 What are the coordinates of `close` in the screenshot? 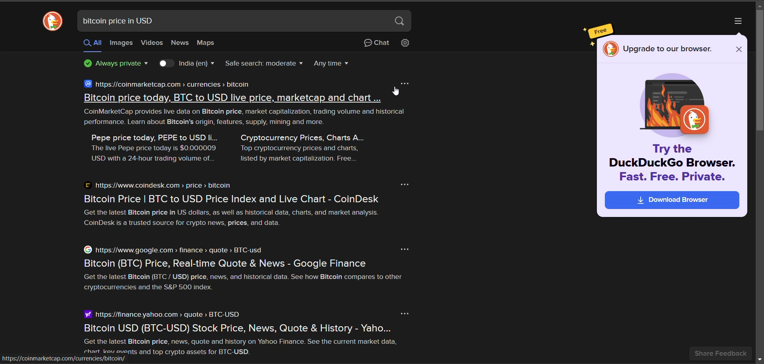 It's located at (733, 48).